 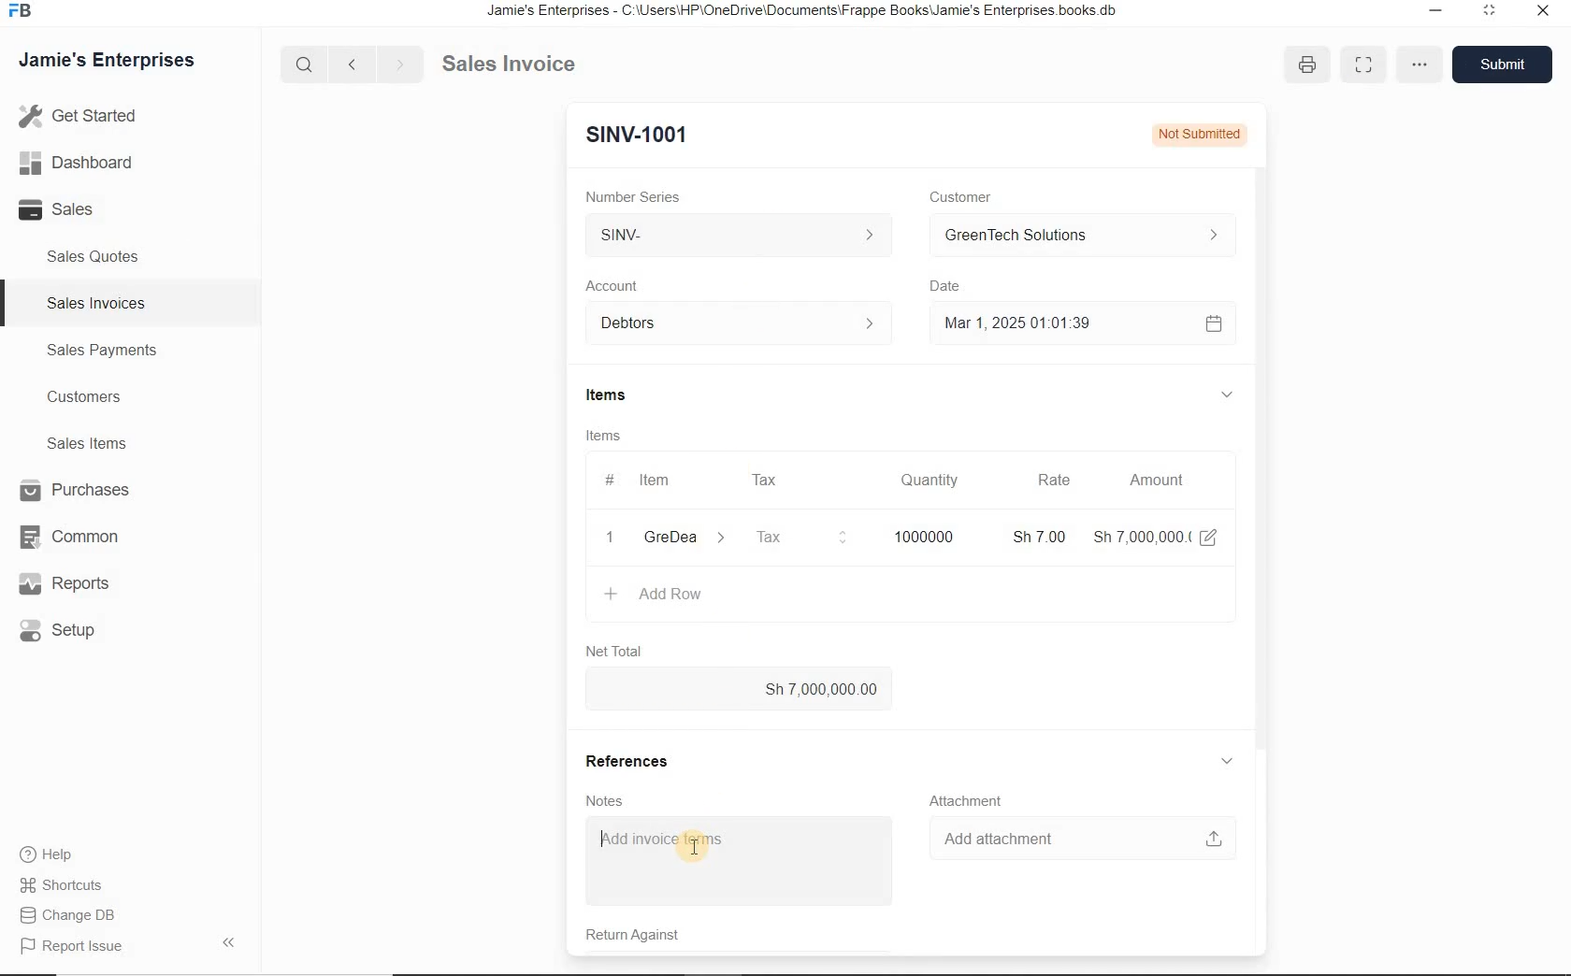 What do you see at coordinates (19, 12) in the screenshot?
I see `frappe books` at bounding box center [19, 12].